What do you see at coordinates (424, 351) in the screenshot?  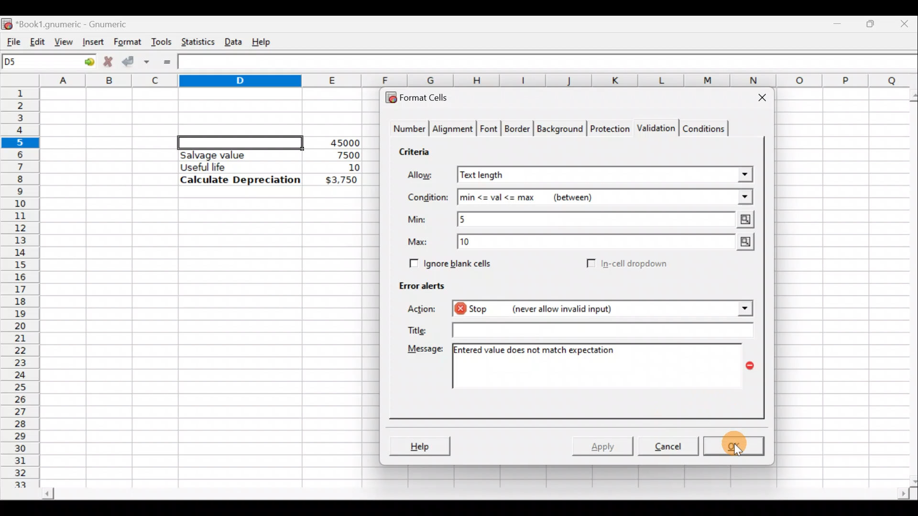 I see `Message` at bounding box center [424, 351].